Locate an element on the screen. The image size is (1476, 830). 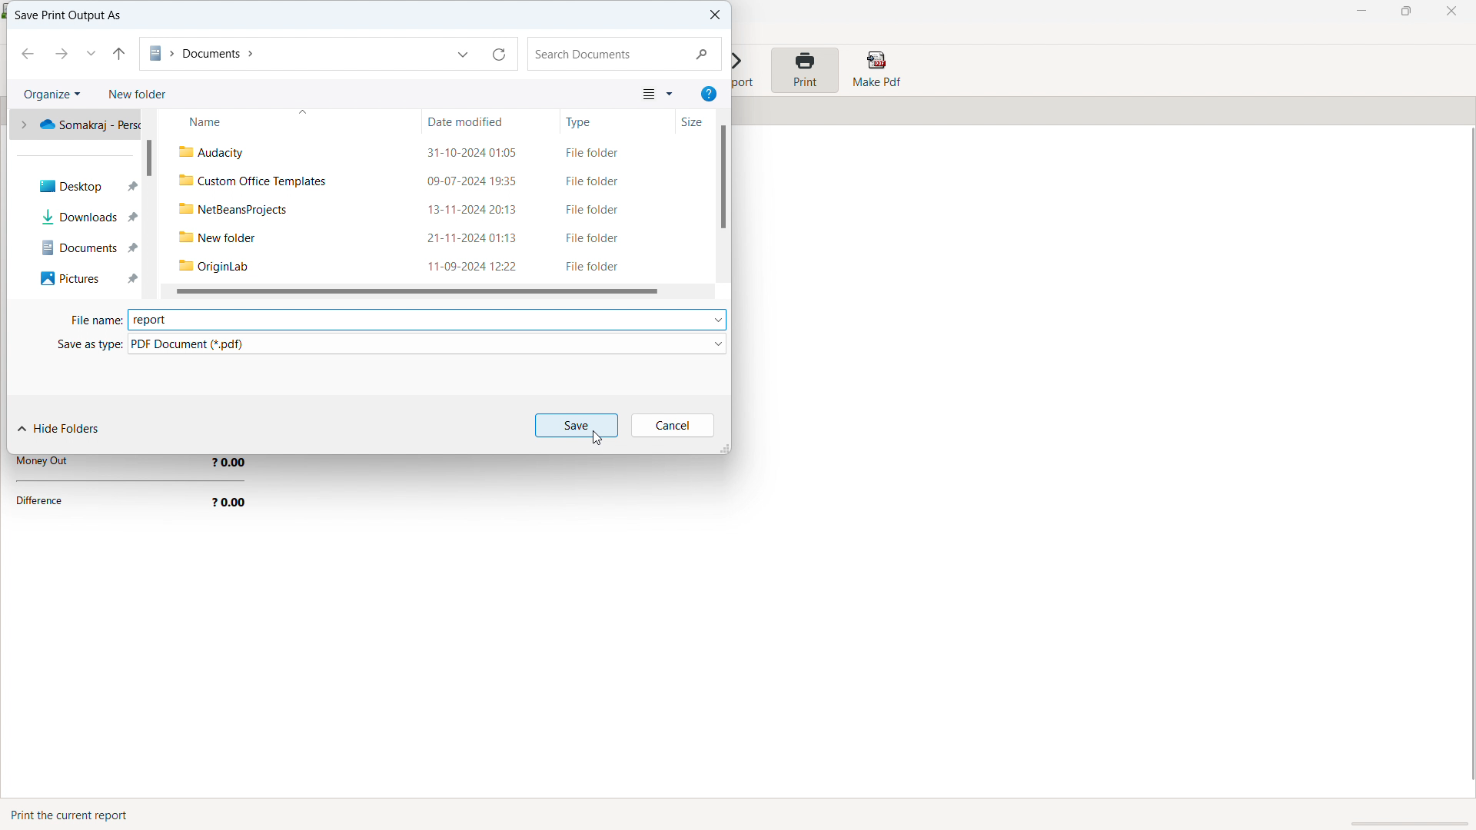
Save as type: is located at coordinates (75, 344).